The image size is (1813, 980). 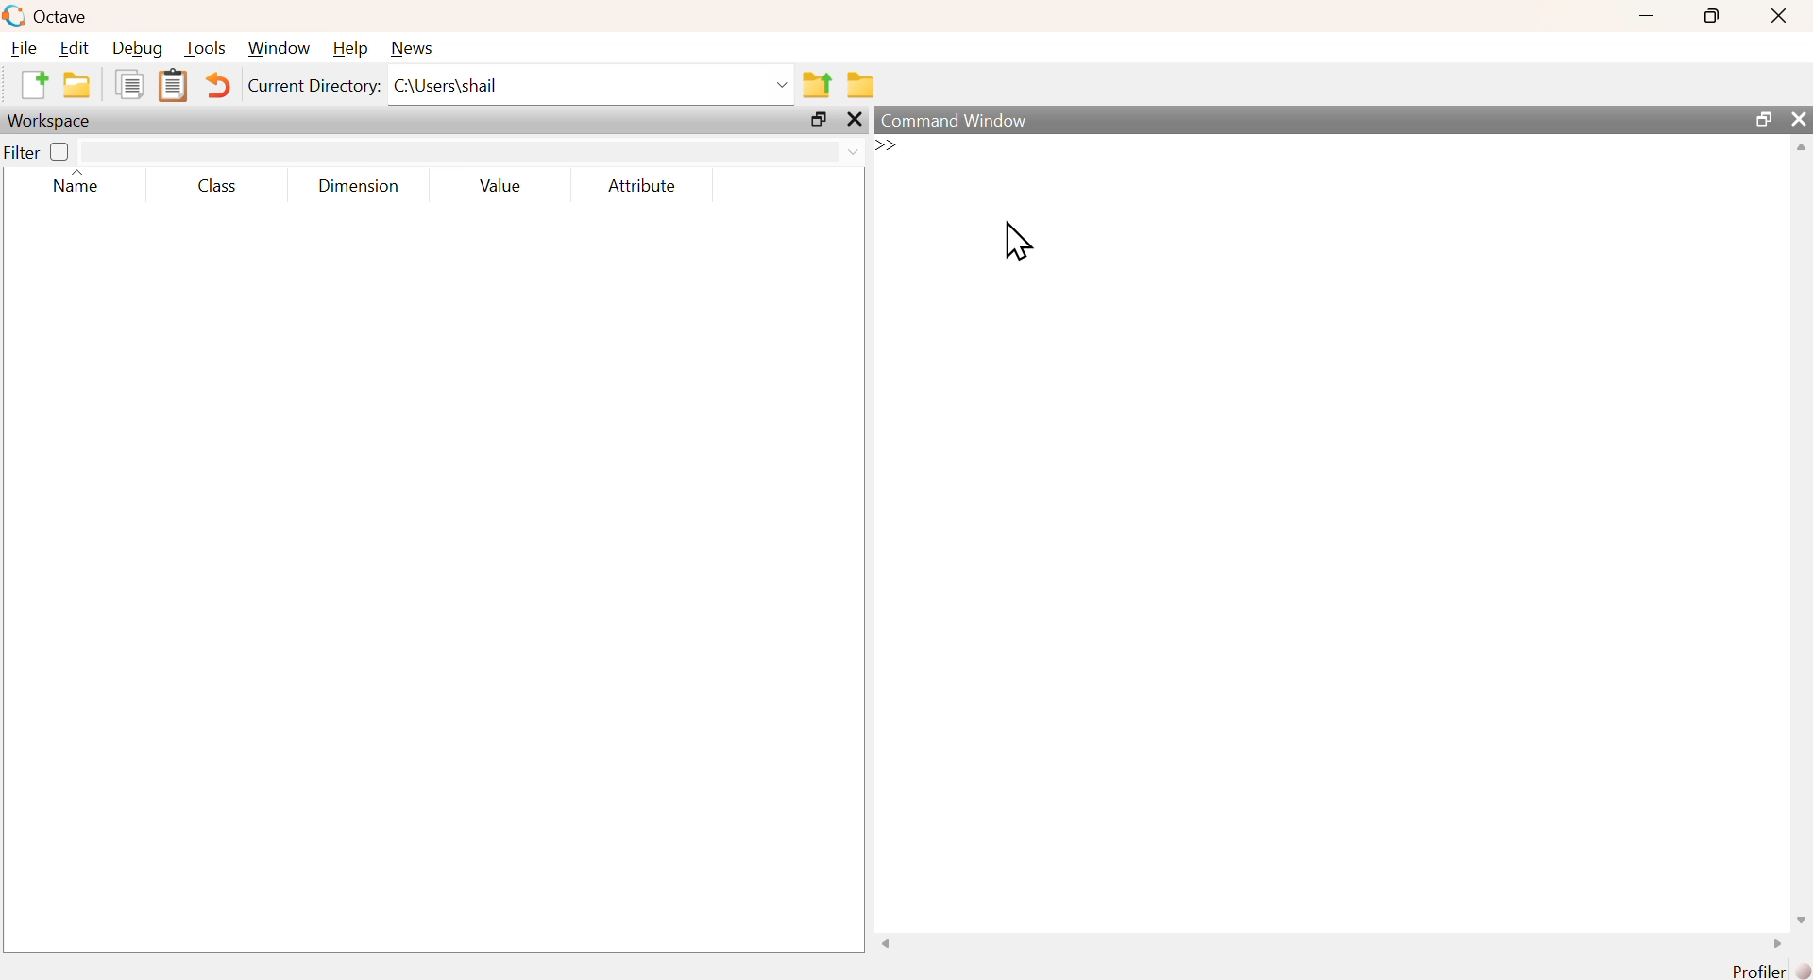 What do you see at coordinates (1803, 532) in the screenshot?
I see `scrollbar` at bounding box center [1803, 532].